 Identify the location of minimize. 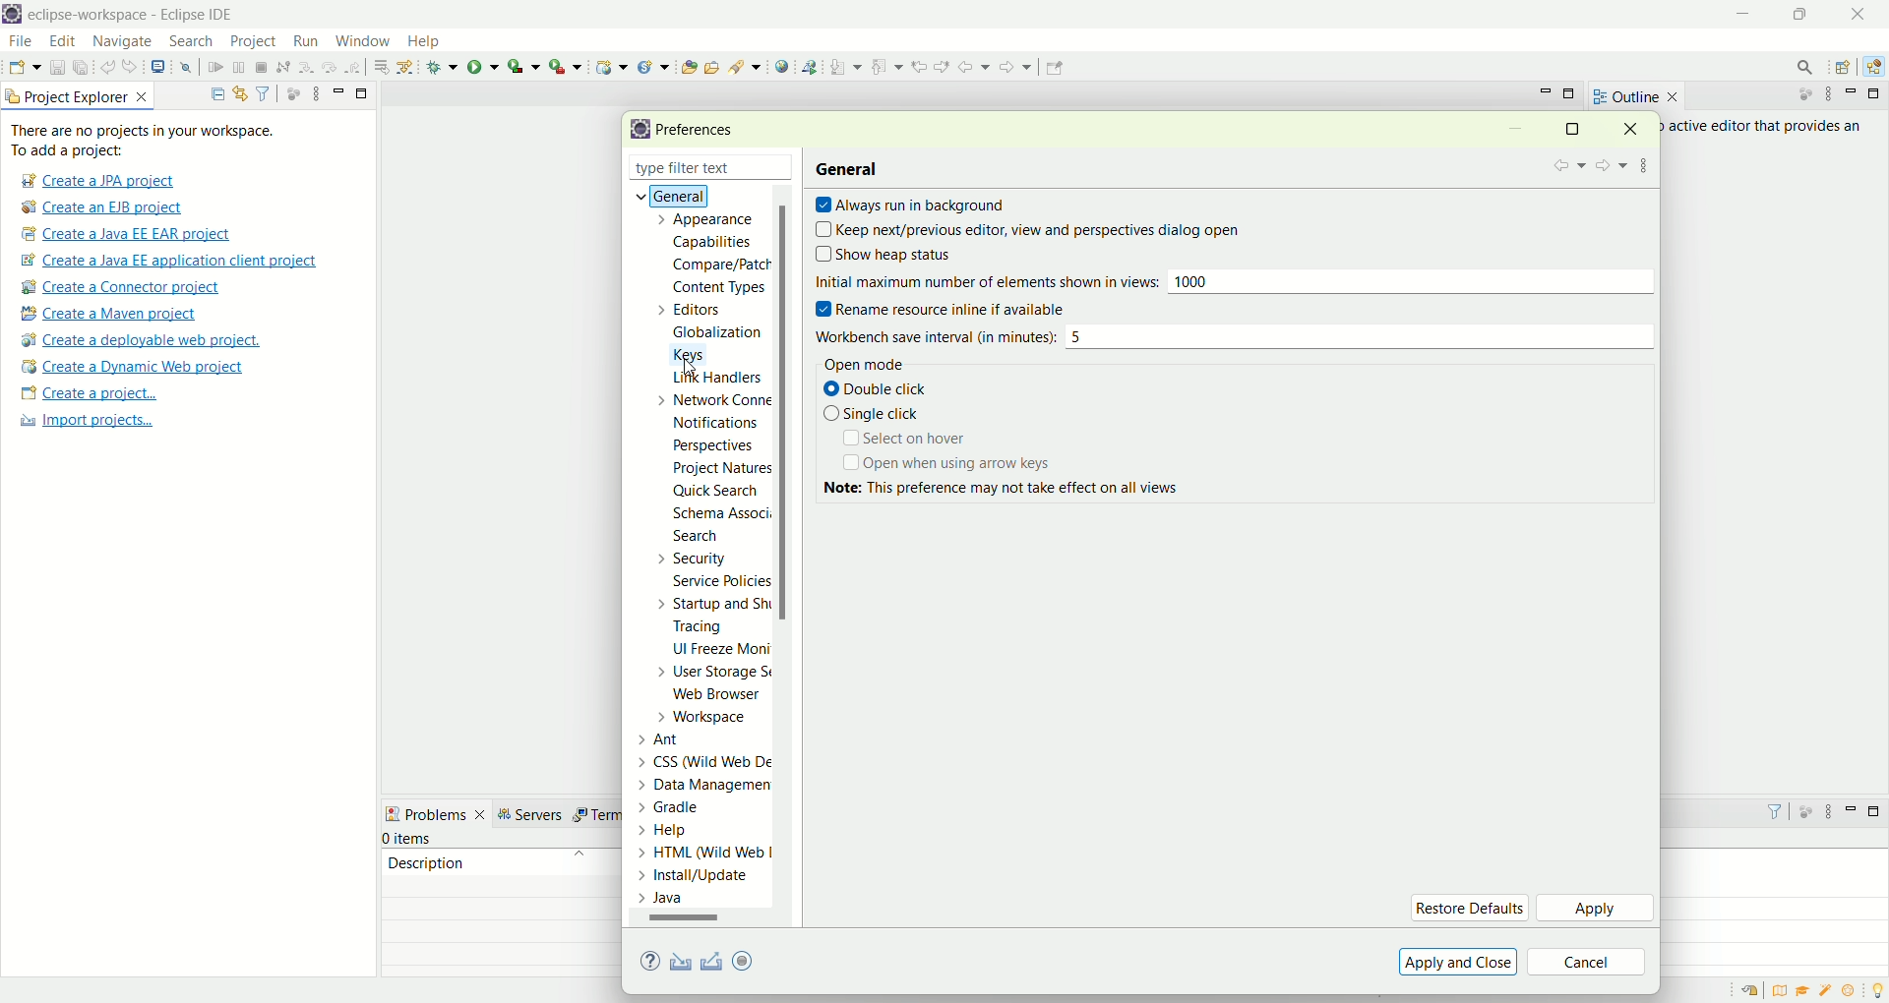
(1855, 93).